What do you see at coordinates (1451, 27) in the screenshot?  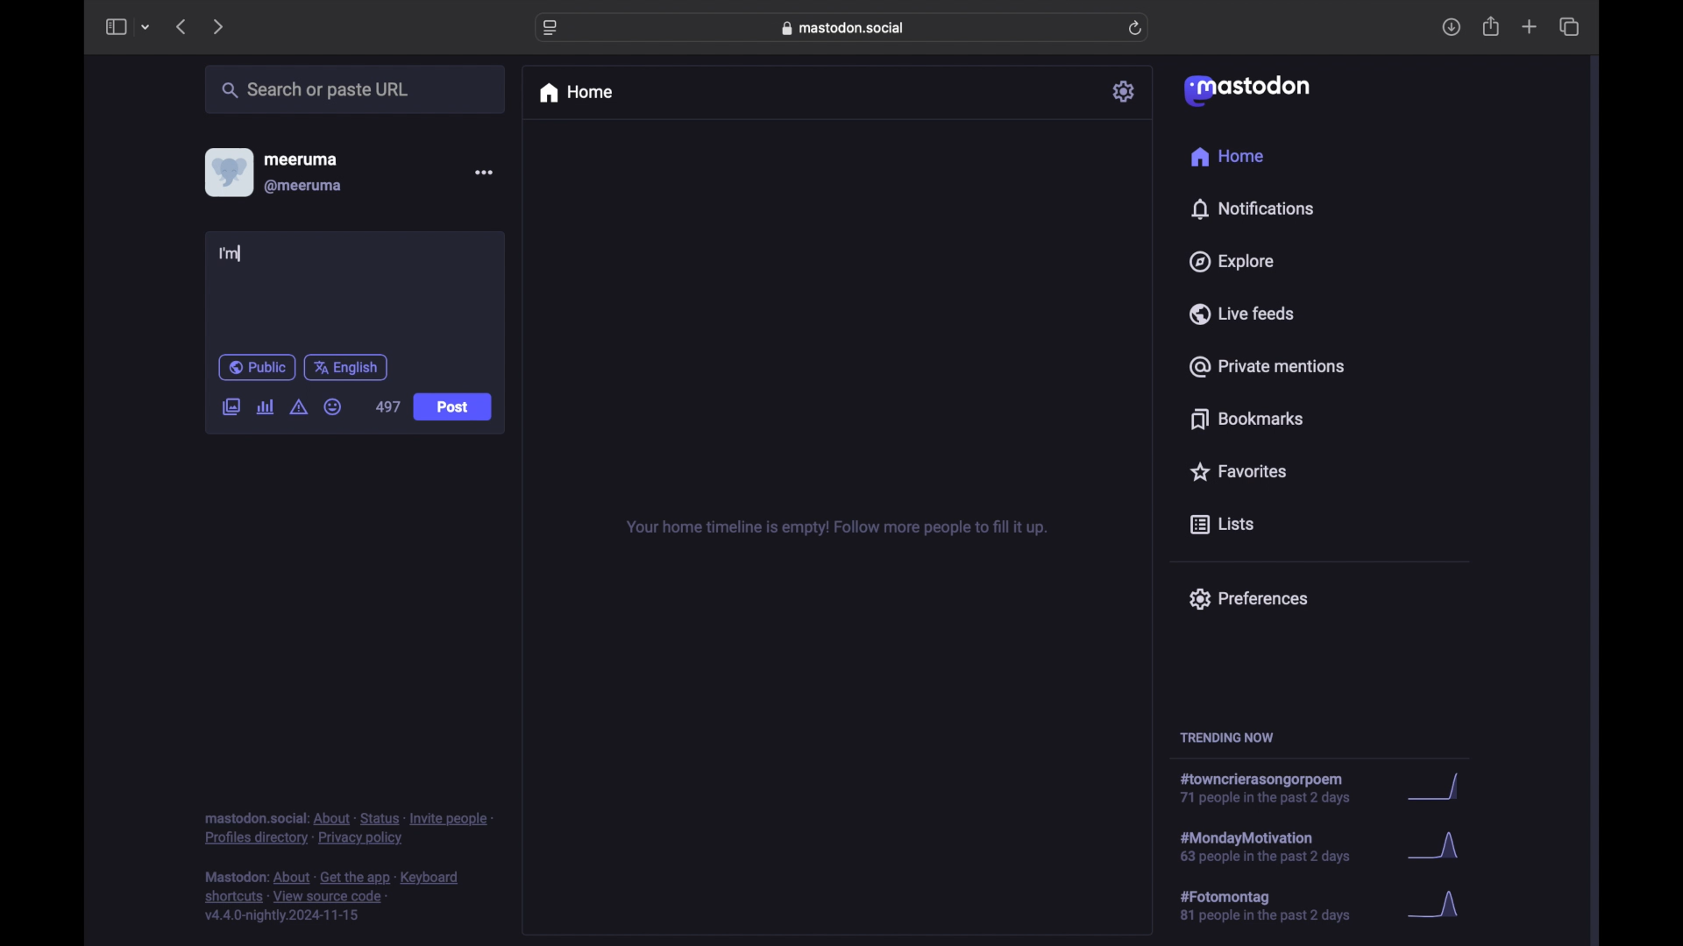 I see `downloads` at bounding box center [1451, 27].